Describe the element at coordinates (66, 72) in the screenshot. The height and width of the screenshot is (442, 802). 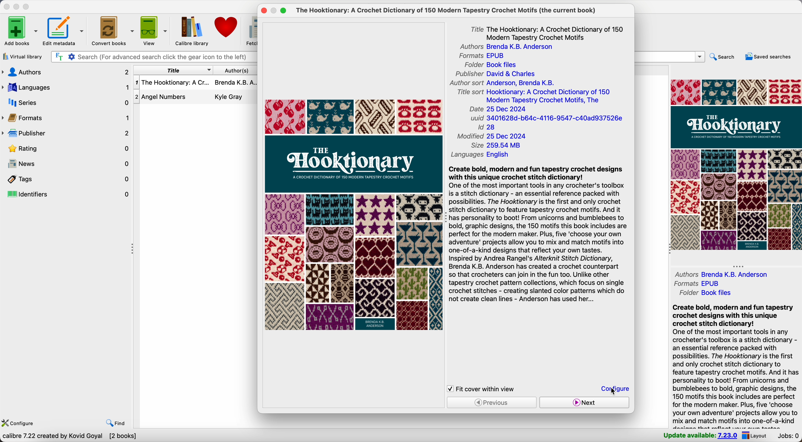
I see `authors` at that location.